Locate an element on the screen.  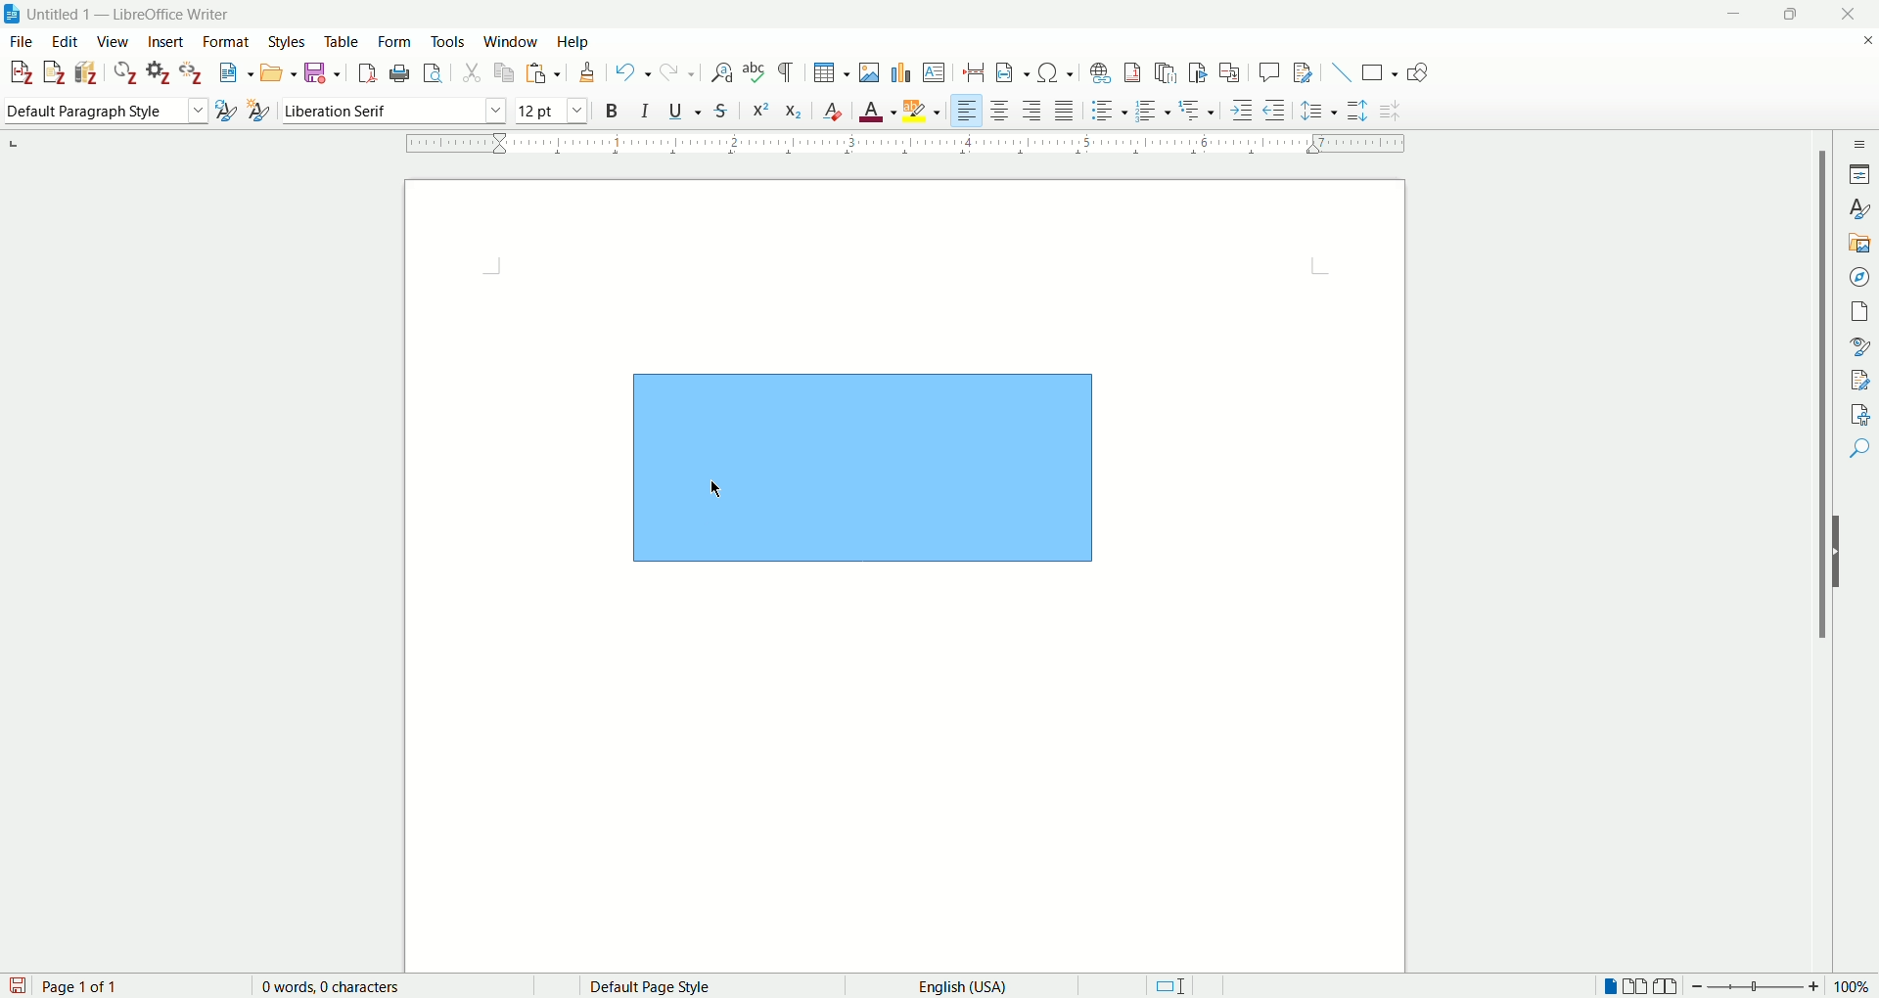
gallery is located at coordinates (1856, 239).